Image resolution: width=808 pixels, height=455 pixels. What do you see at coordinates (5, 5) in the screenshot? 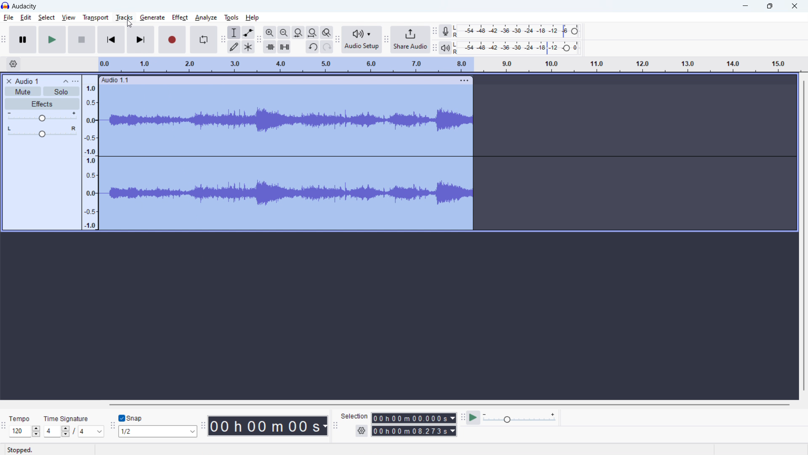
I see `logo` at bounding box center [5, 5].